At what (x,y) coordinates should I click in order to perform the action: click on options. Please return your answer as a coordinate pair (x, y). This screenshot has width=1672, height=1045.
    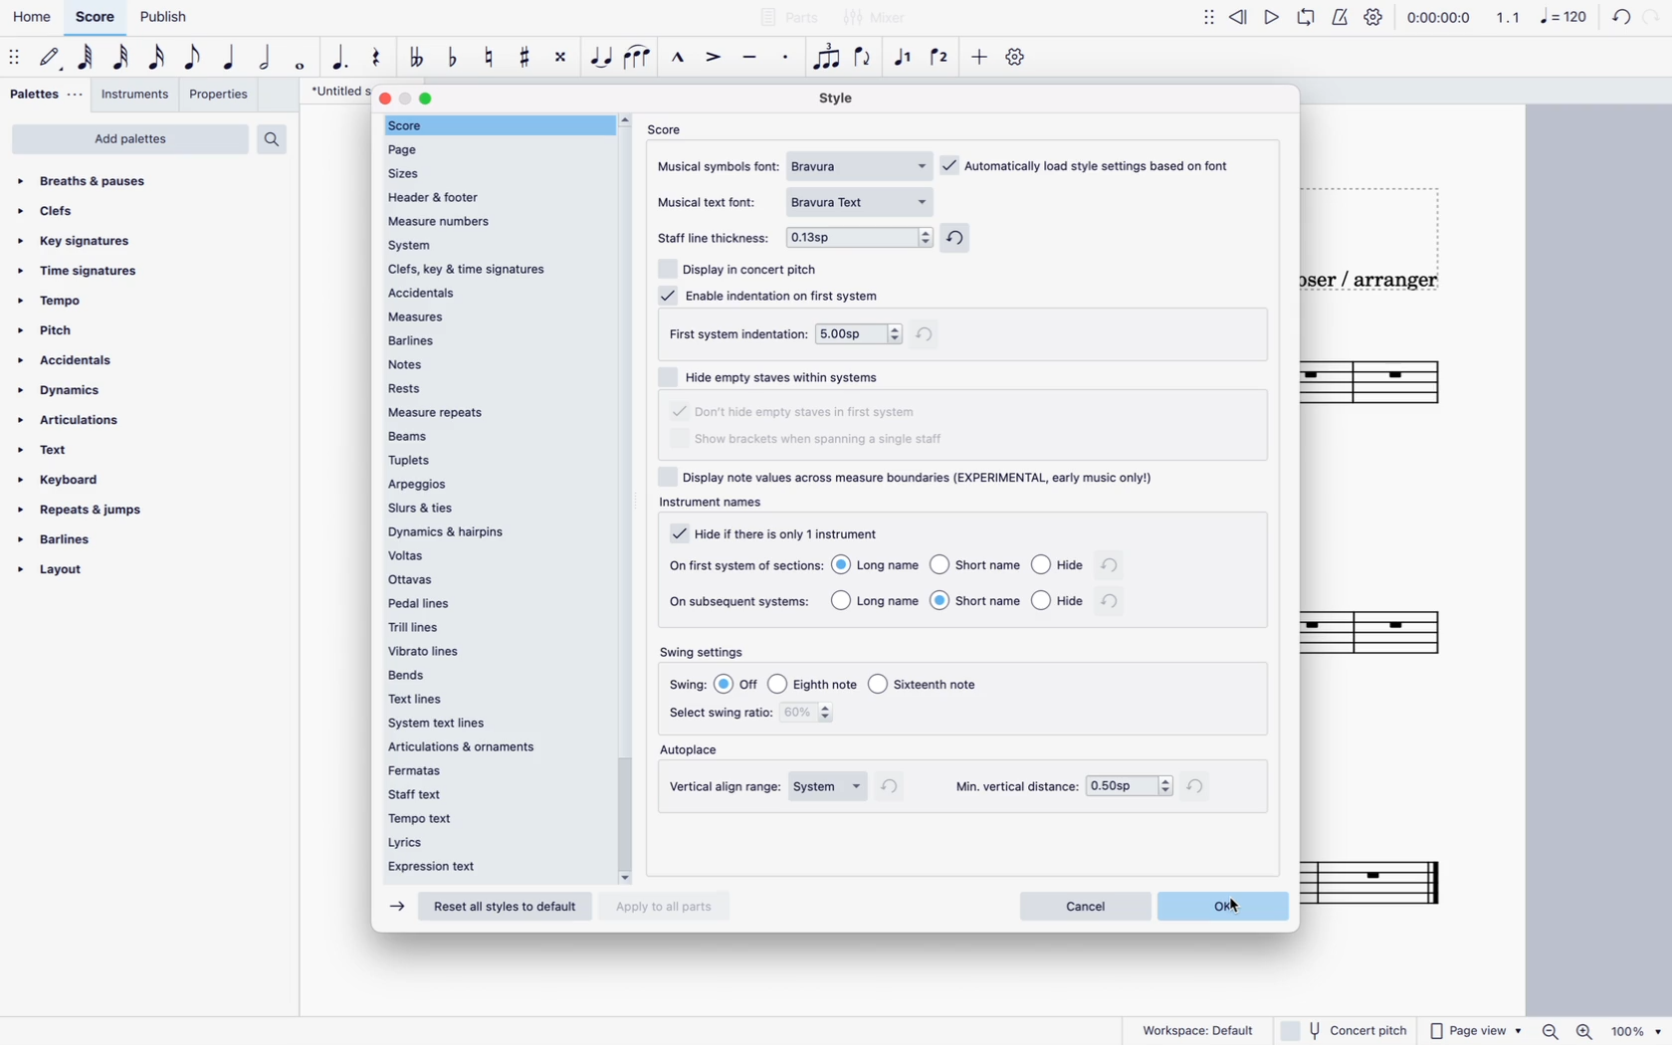
    Looking at the image, I should click on (956, 600).